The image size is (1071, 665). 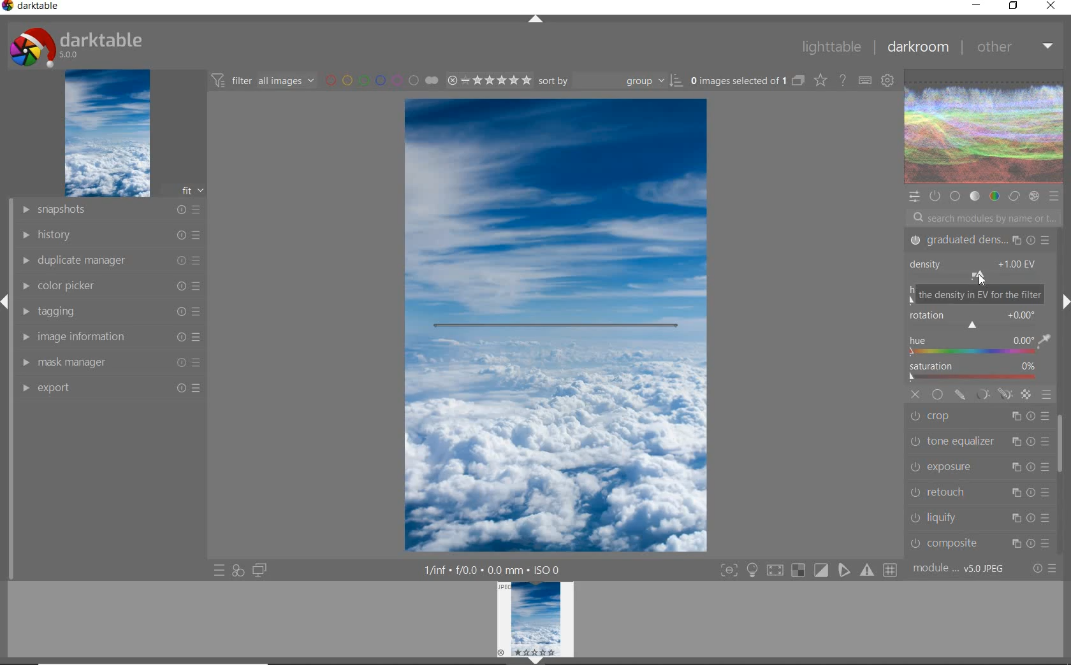 What do you see at coordinates (956, 196) in the screenshot?
I see `BASE` at bounding box center [956, 196].